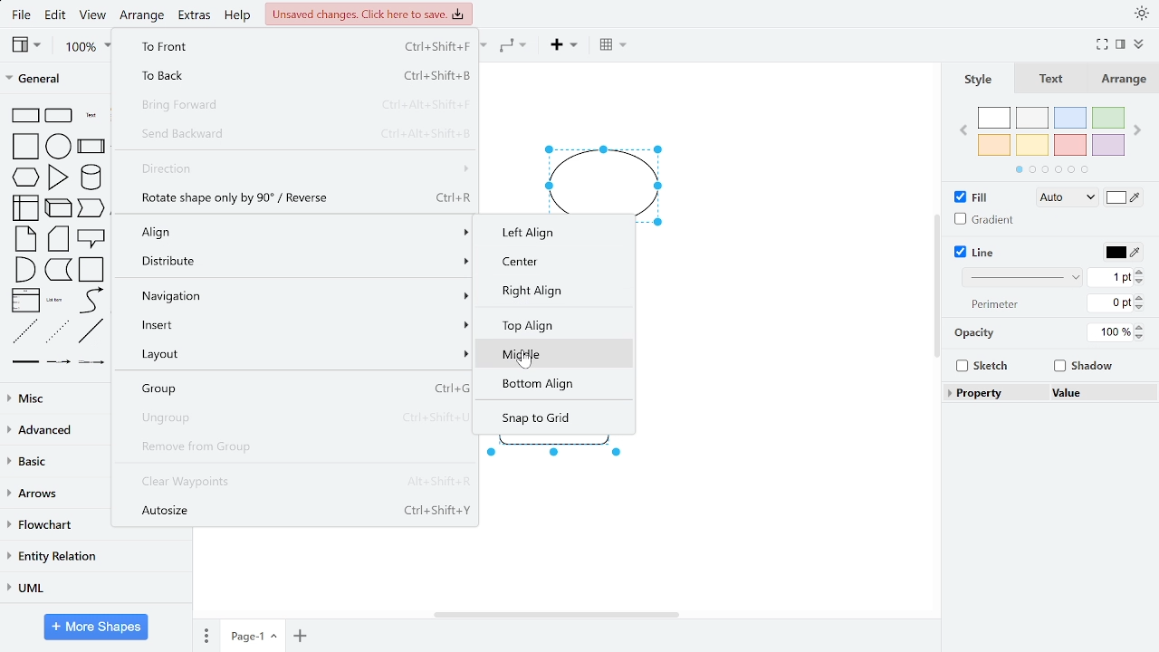 The width and height of the screenshot is (1159, 652). I want to click on more shapes, so click(98, 627).